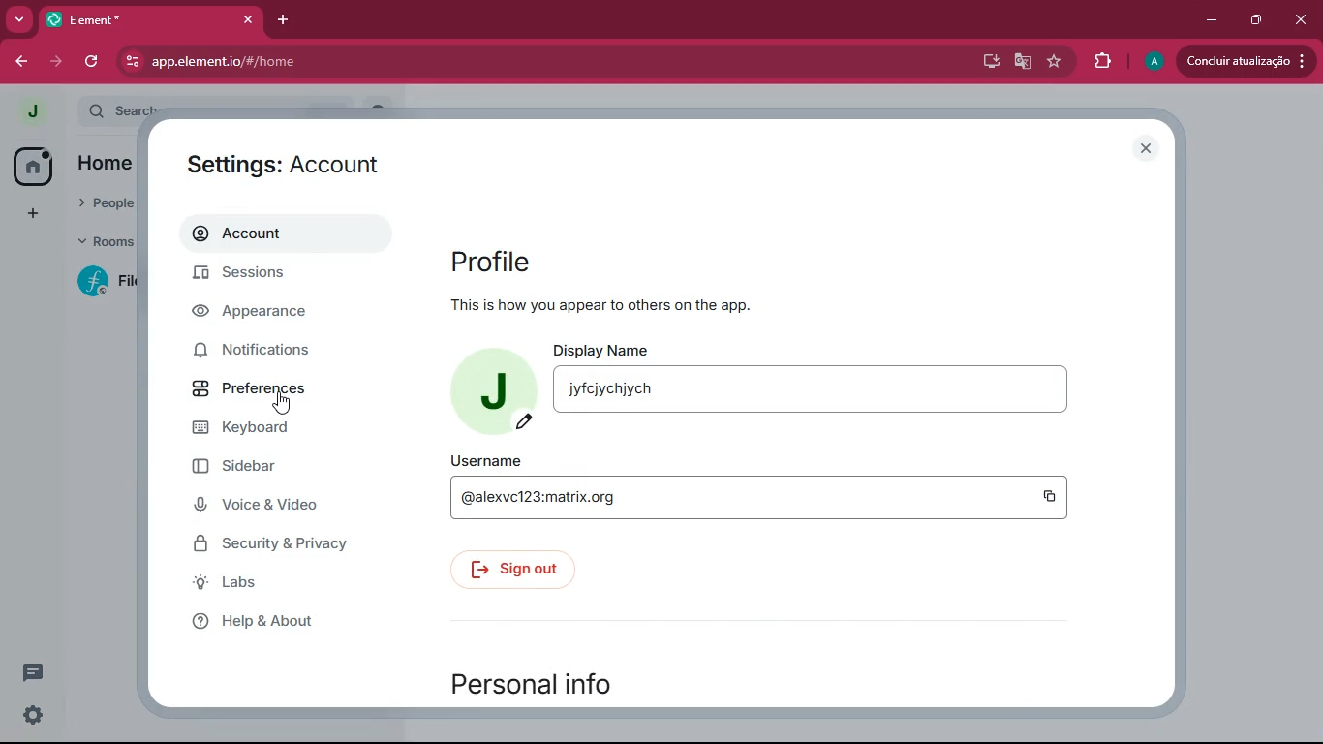 This screenshot has height=744, width=1323. Describe the element at coordinates (1046, 497) in the screenshot. I see `copy` at that location.